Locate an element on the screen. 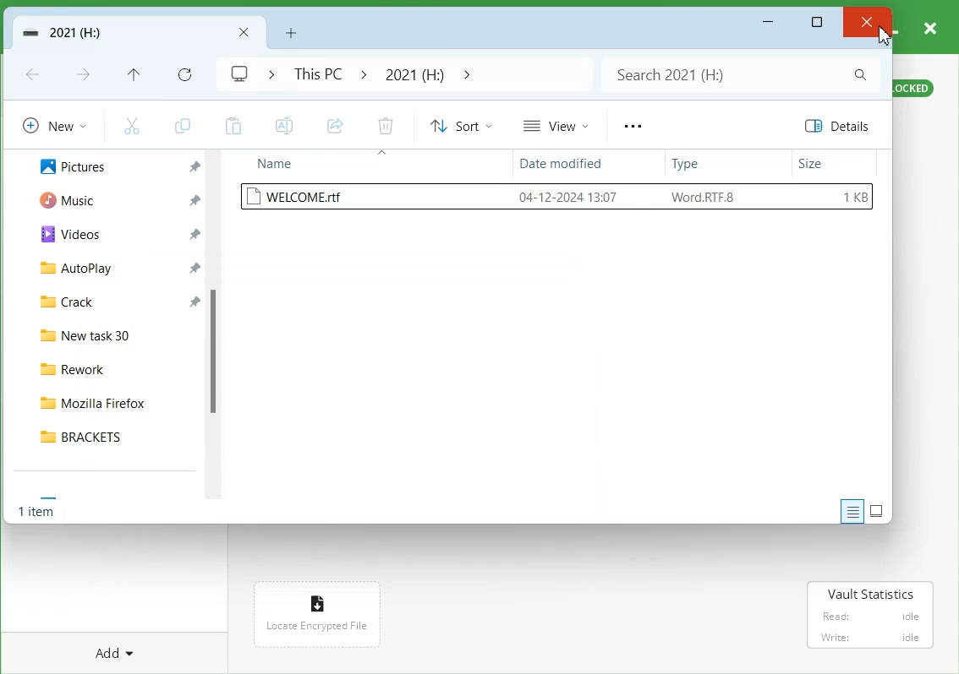 Image resolution: width=959 pixels, height=674 pixels. Logo is located at coordinates (238, 74).